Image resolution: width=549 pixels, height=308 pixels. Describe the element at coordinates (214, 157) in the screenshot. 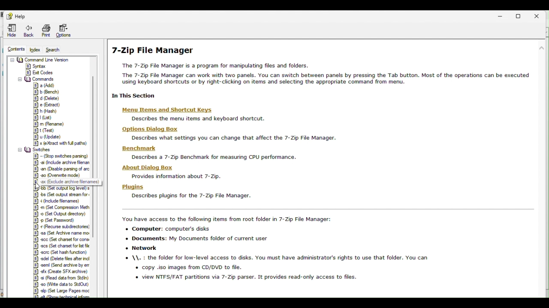

I see `Describes a 7-Zip Benchmark for measuring CPU performance.` at that location.